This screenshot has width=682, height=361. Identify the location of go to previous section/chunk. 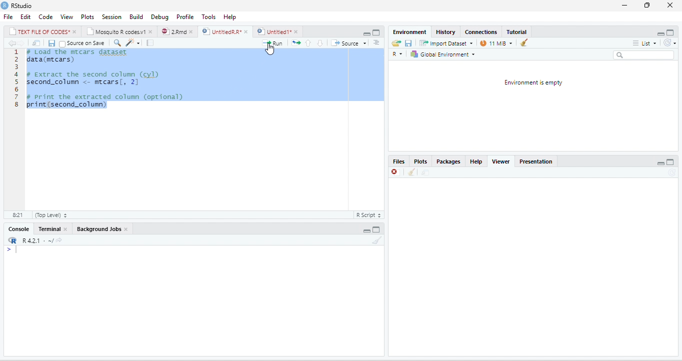
(308, 42).